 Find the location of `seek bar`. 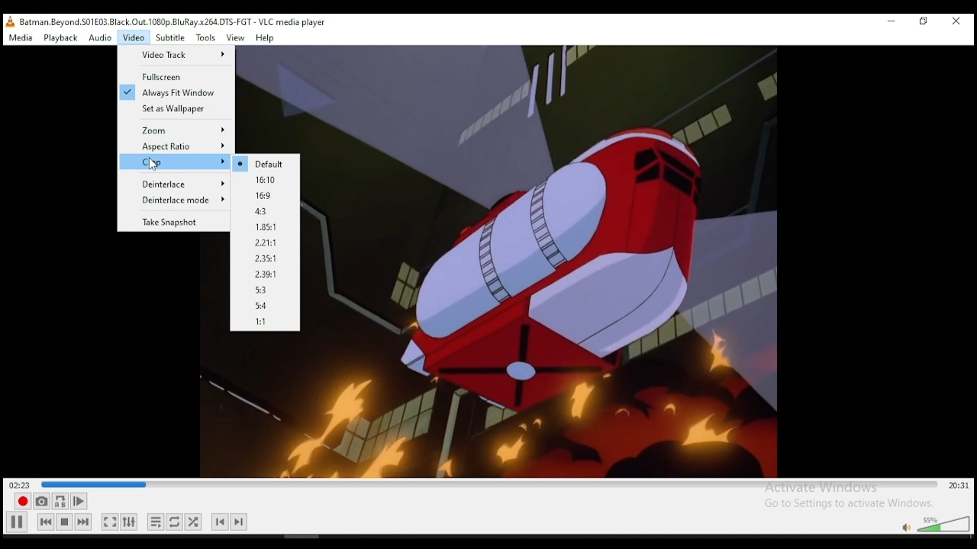

seek bar is located at coordinates (488, 485).